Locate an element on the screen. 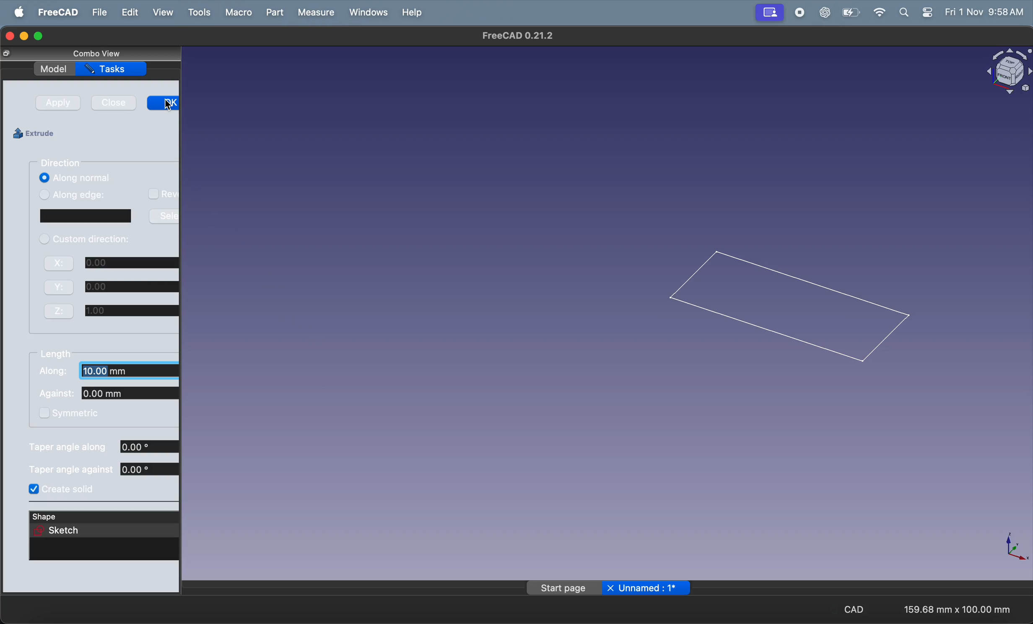 The width and height of the screenshot is (1033, 624). model is located at coordinates (56, 70).